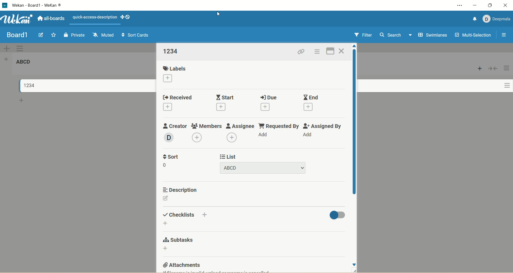  What do you see at coordinates (492, 5) in the screenshot?
I see `maximize` at bounding box center [492, 5].